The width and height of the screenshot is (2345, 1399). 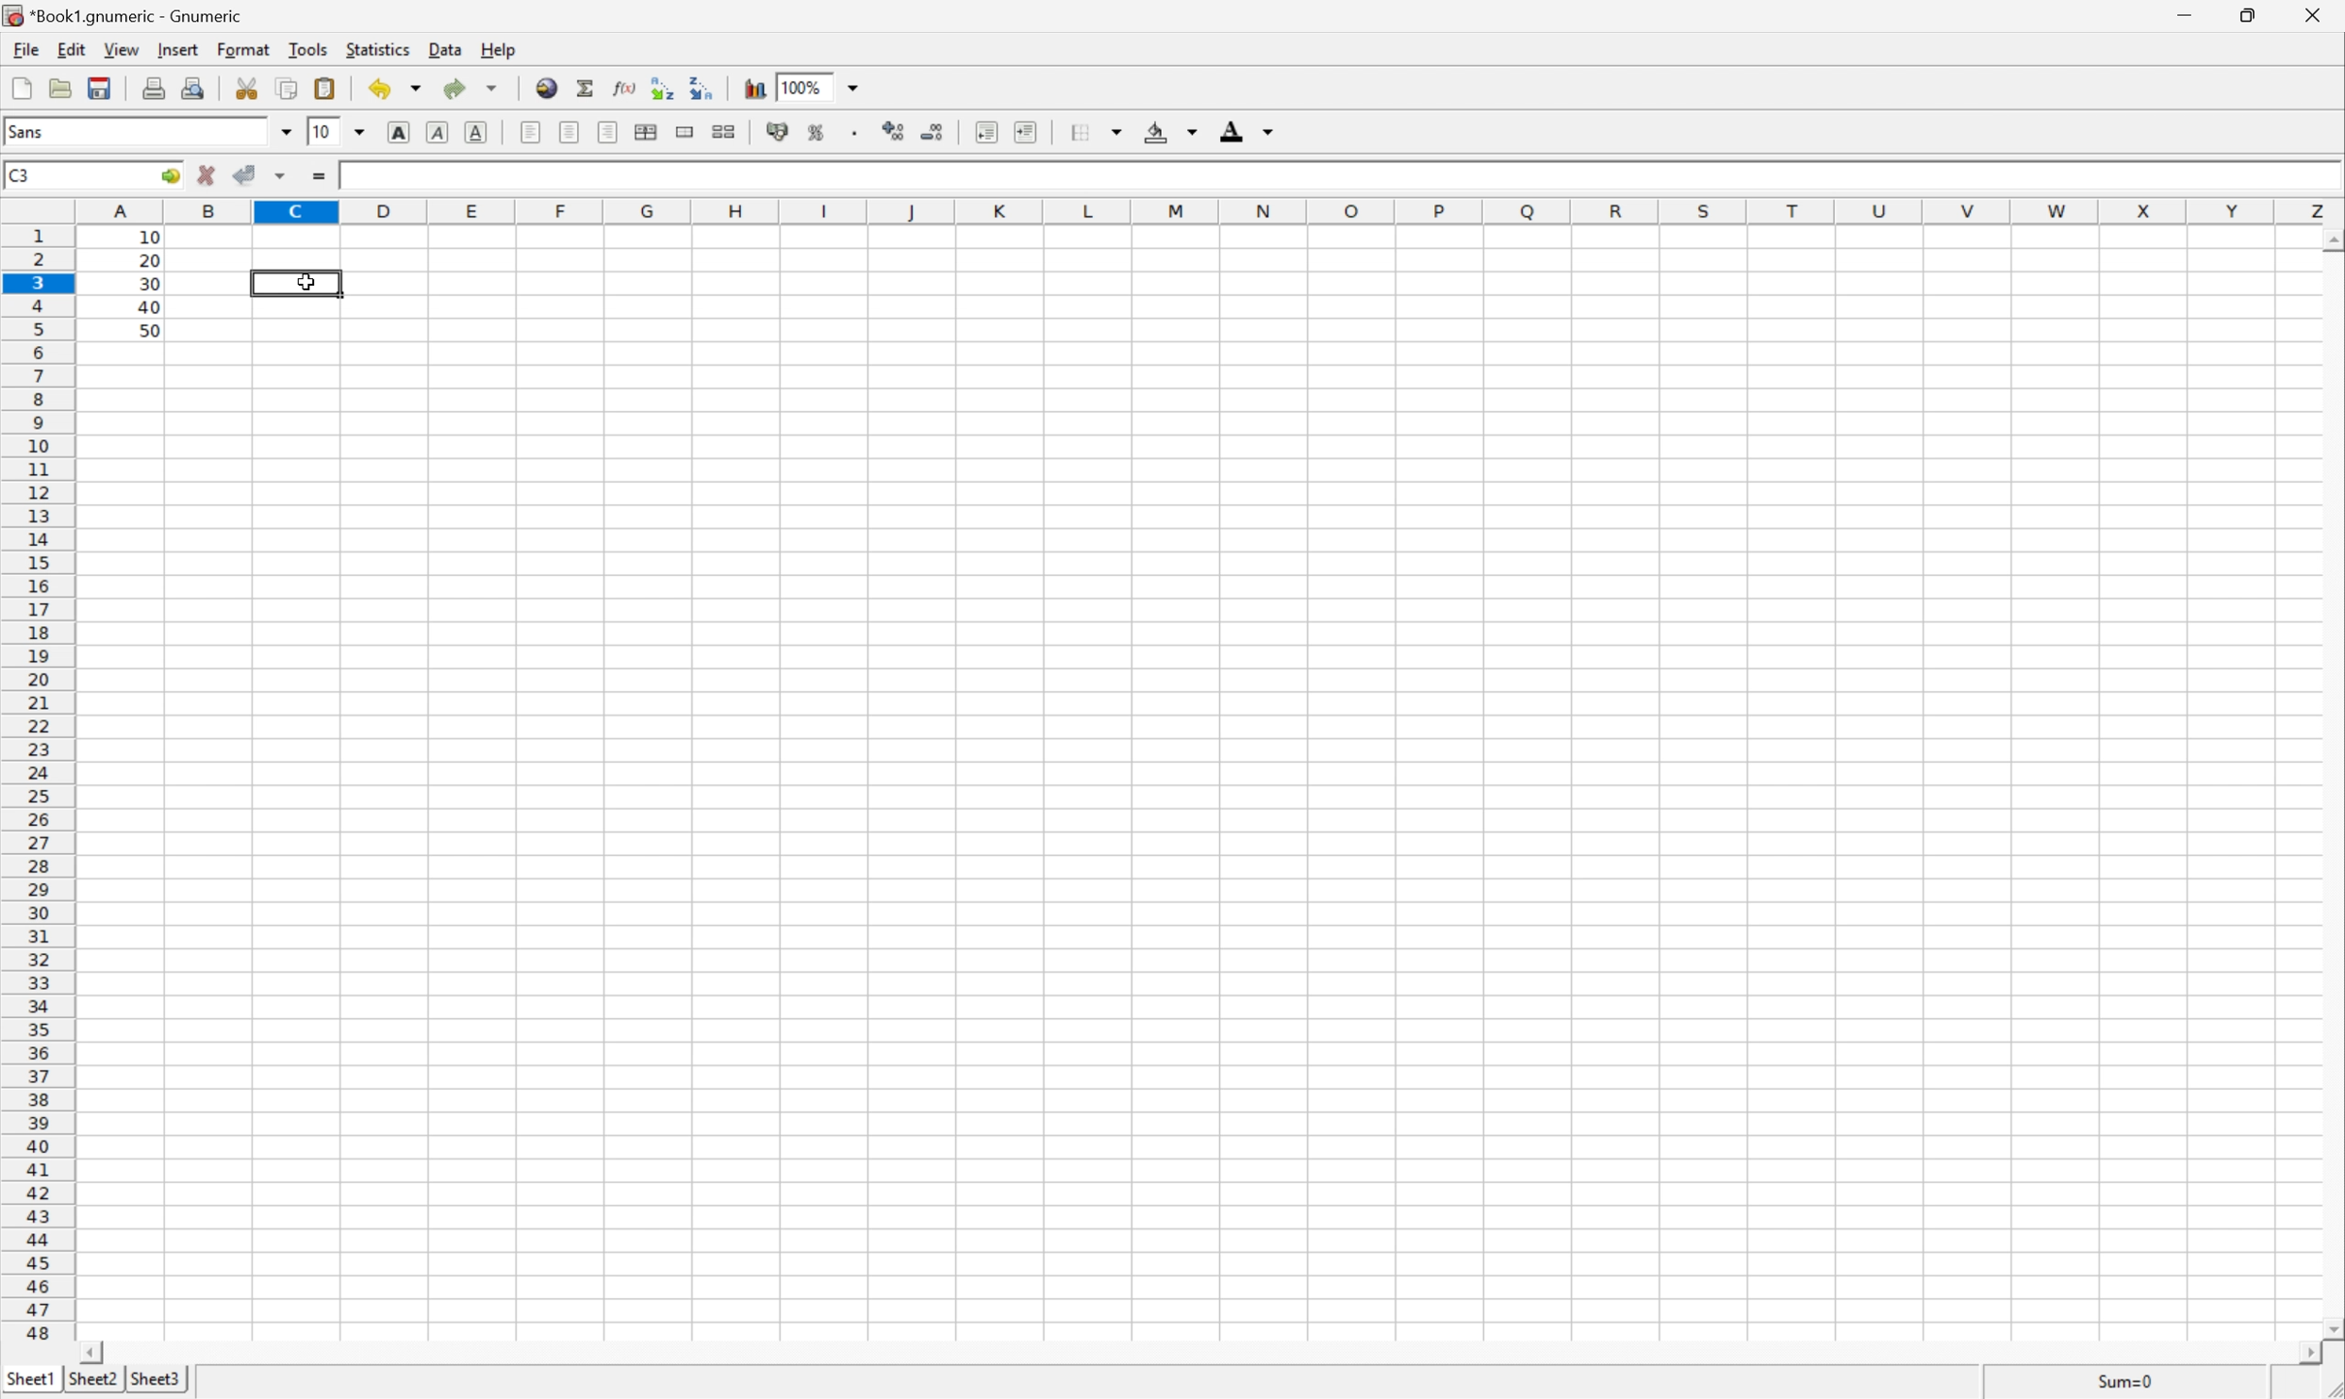 I want to click on Font color, so click(x=1232, y=126).